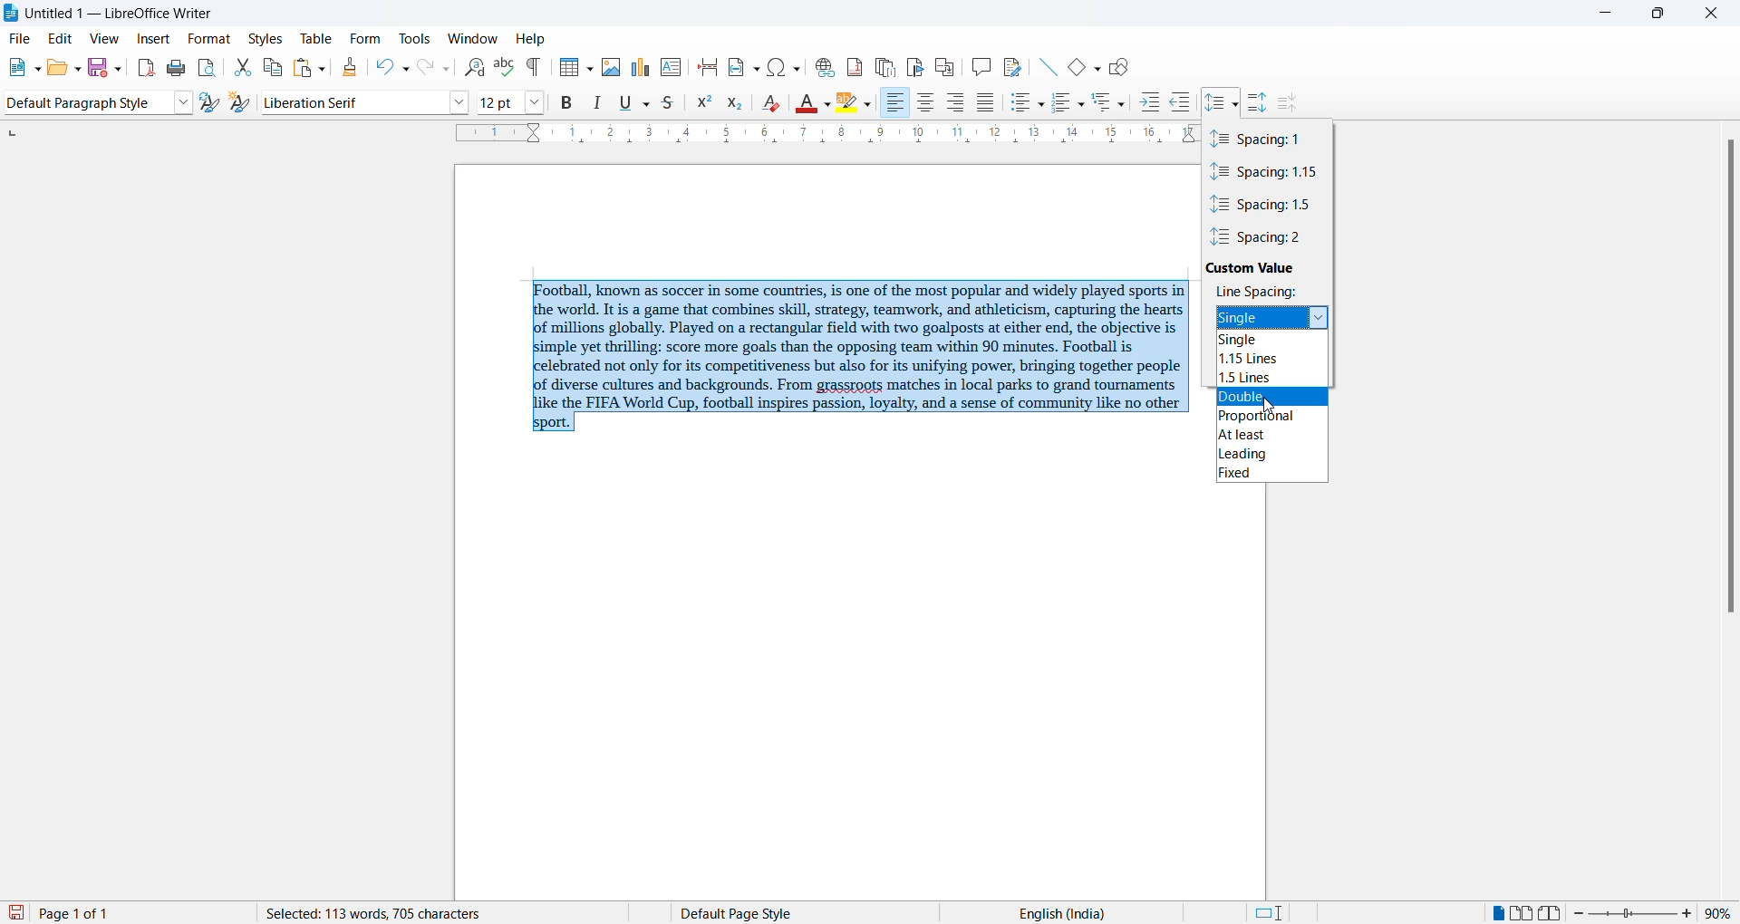 This screenshot has height=924, width=1740. What do you see at coordinates (1720, 912) in the screenshot?
I see `zoom percentage` at bounding box center [1720, 912].